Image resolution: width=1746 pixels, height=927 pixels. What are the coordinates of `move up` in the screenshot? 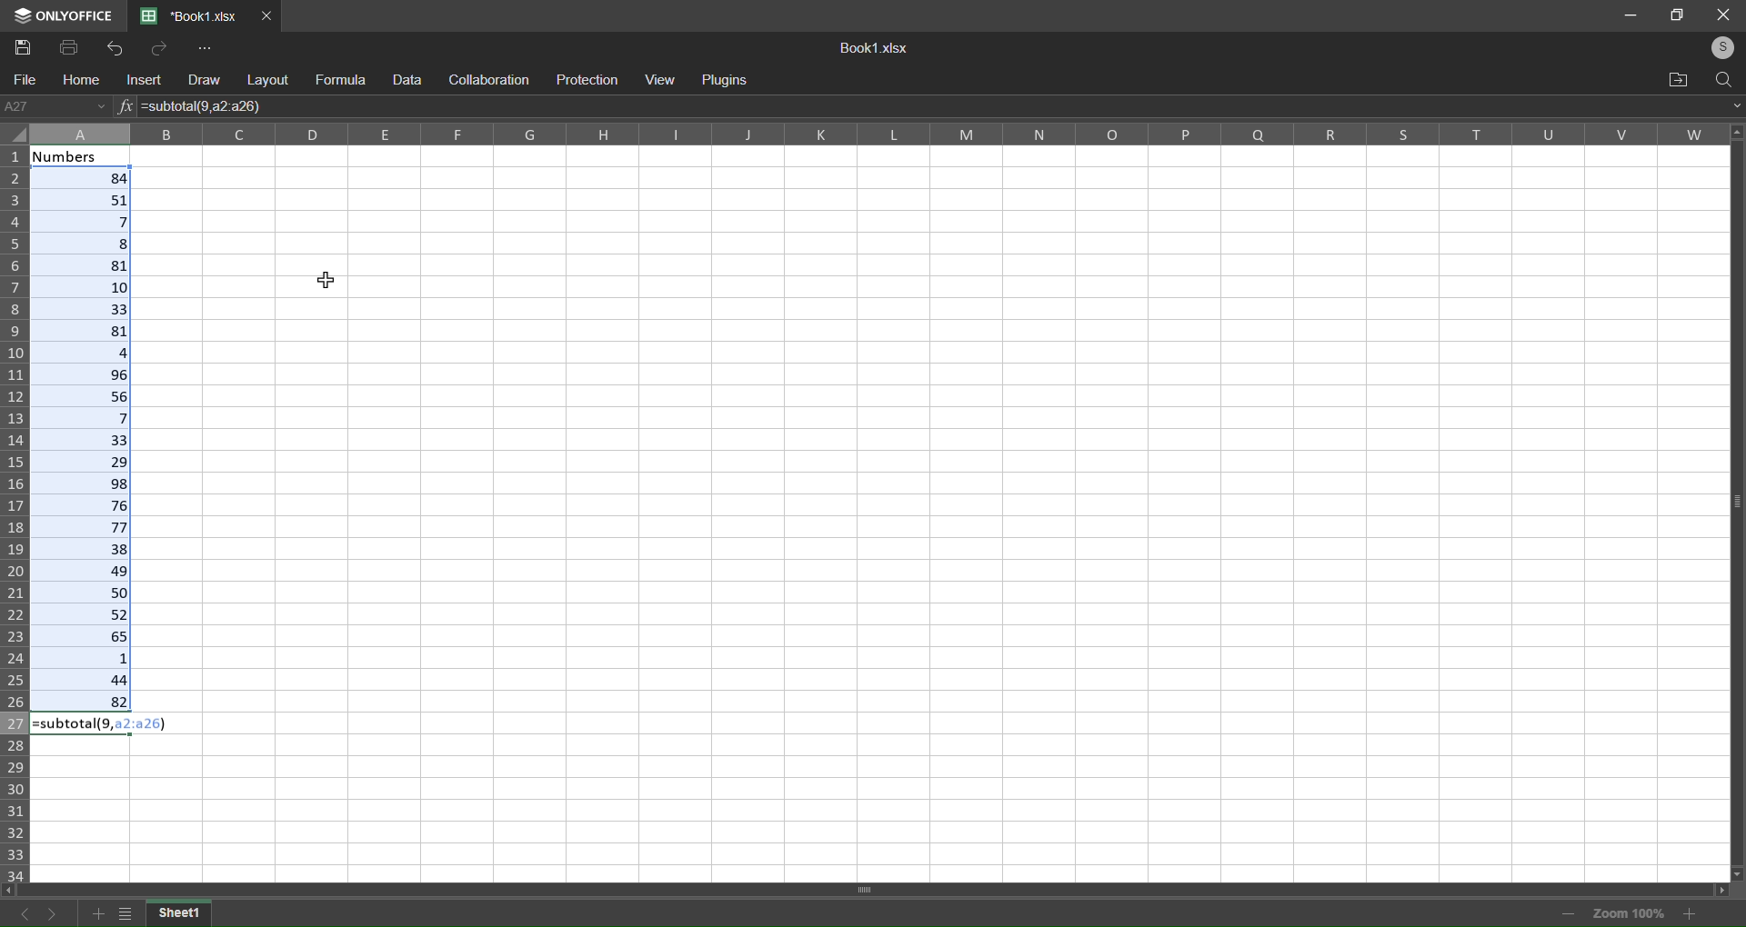 It's located at (1734, 131).